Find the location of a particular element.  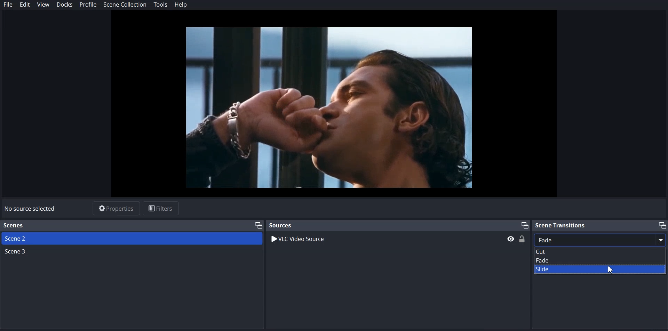

Properties is located at coordinates (116, 209).